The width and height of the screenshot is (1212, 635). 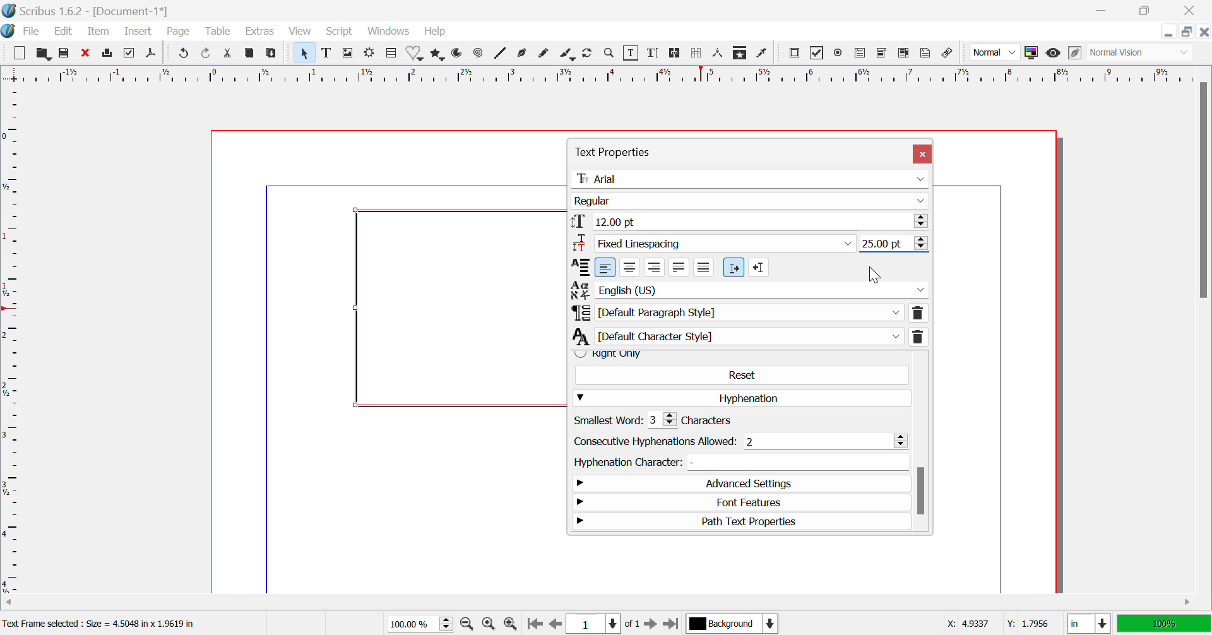 What do you see at coordinates (107, 54) in the screenshot?
I see `Print` at bounding box center [107, 54].